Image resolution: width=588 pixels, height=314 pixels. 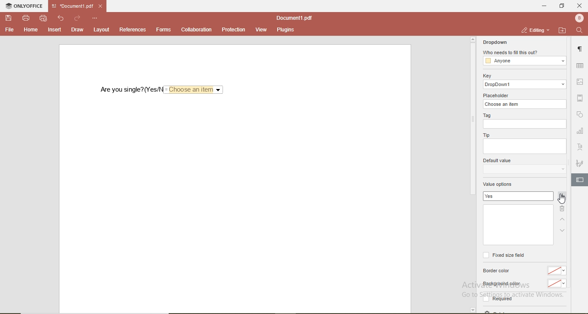 What do you see at coordinates (77, 30) in the screenshot?
I see `draw` at bounding box center [77, 30].